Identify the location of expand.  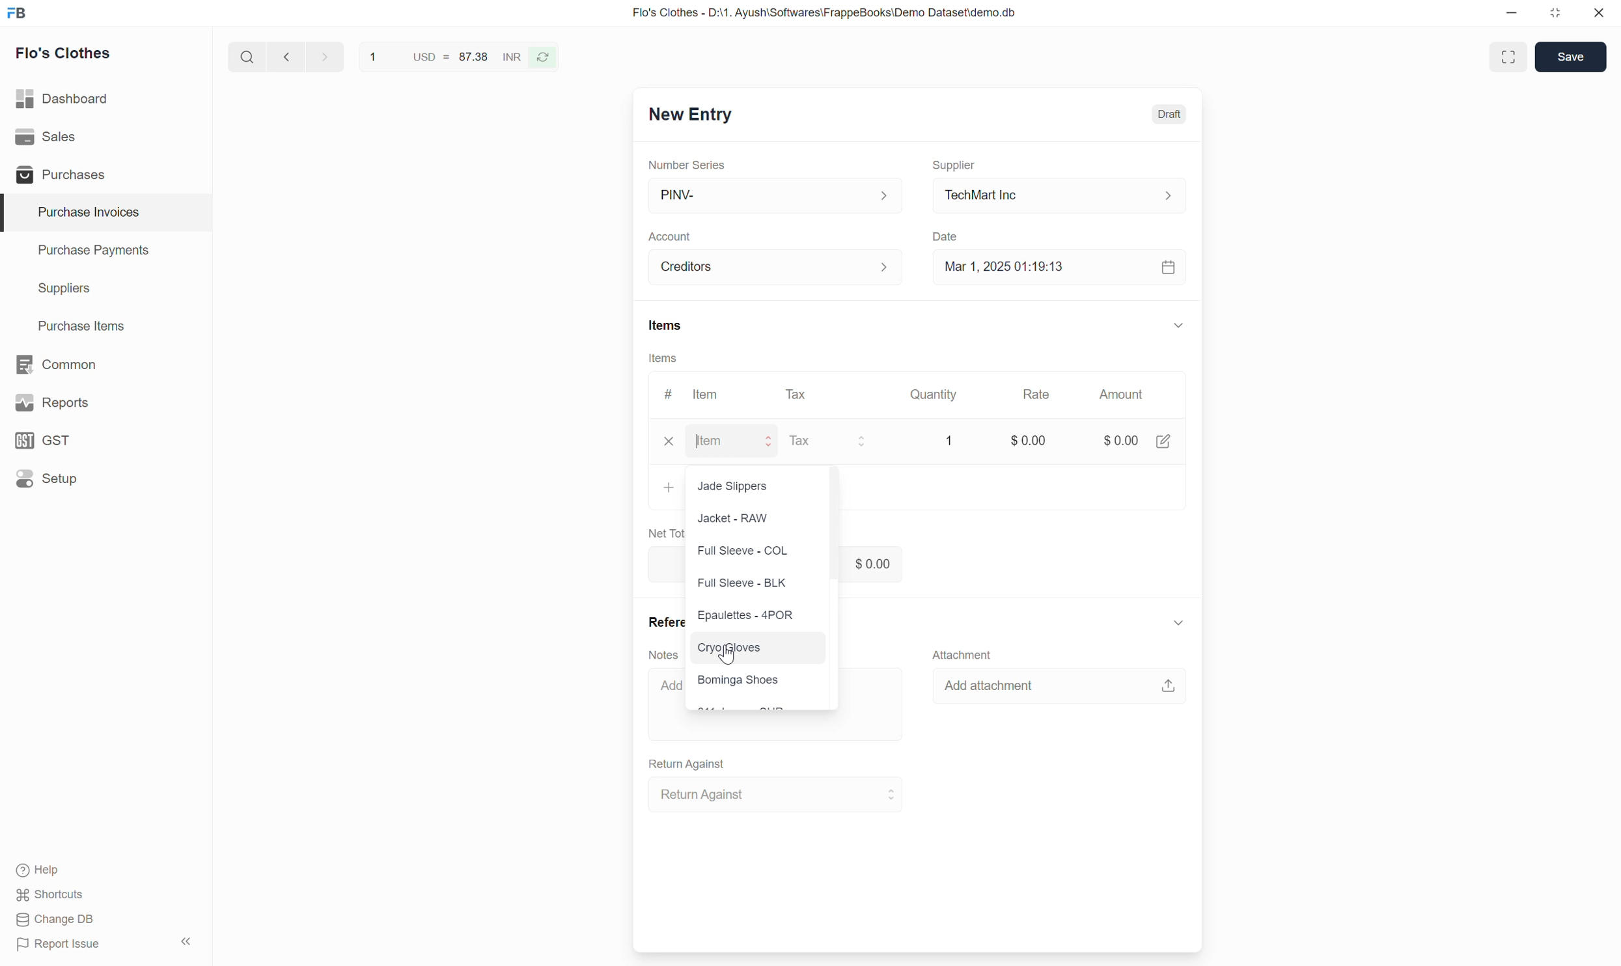
(1179, 324).